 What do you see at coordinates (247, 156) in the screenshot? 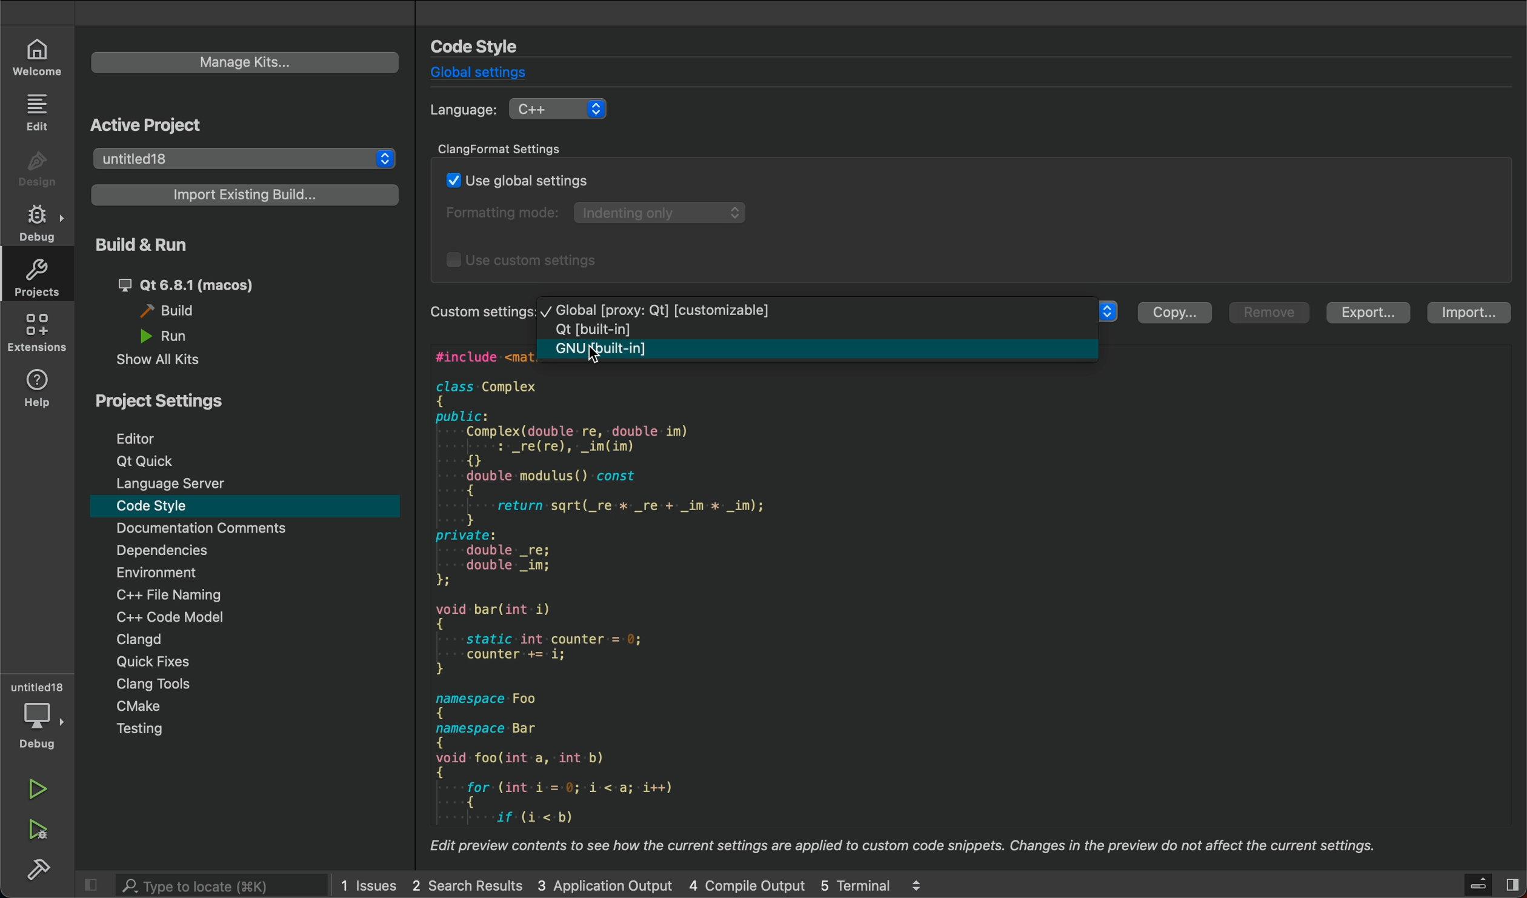
I see `untitled18` at bounding box center [247, 156].